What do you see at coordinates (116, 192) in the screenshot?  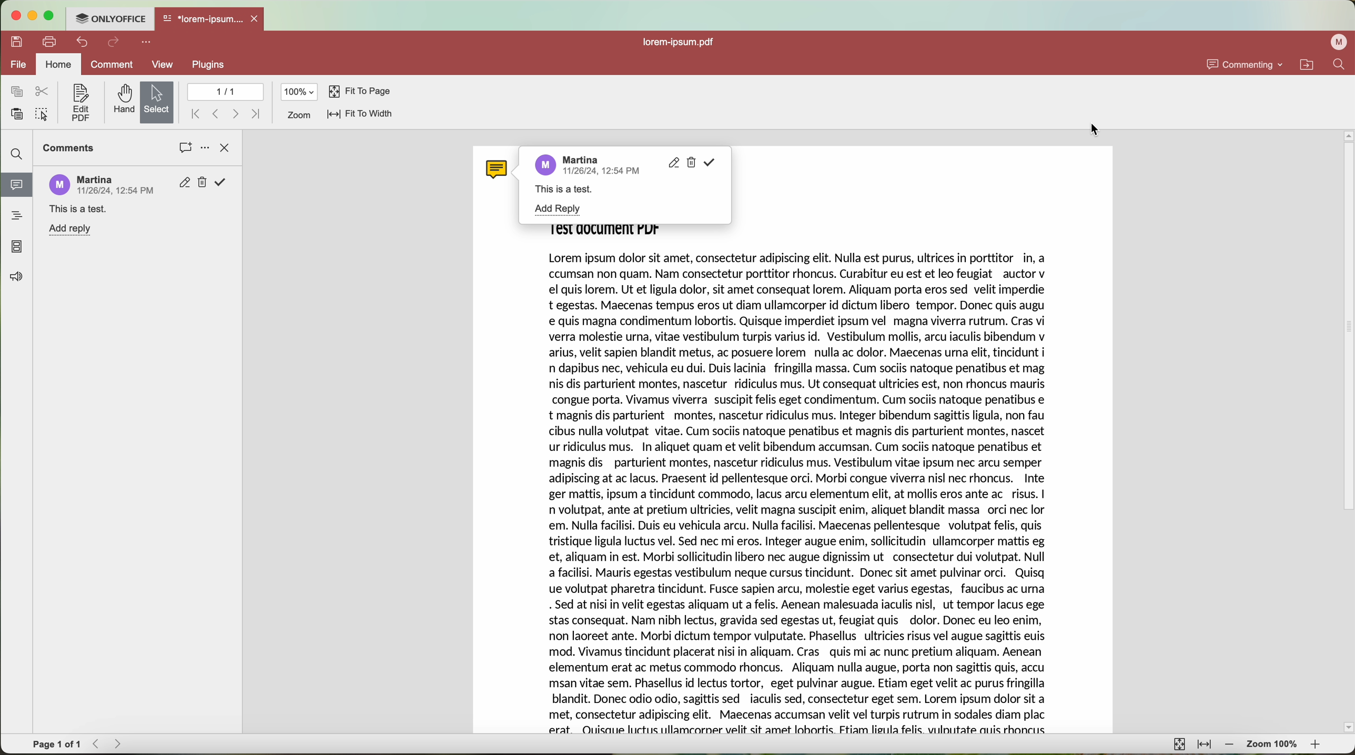 I see `date and hour` at bounding box center [116, 192].